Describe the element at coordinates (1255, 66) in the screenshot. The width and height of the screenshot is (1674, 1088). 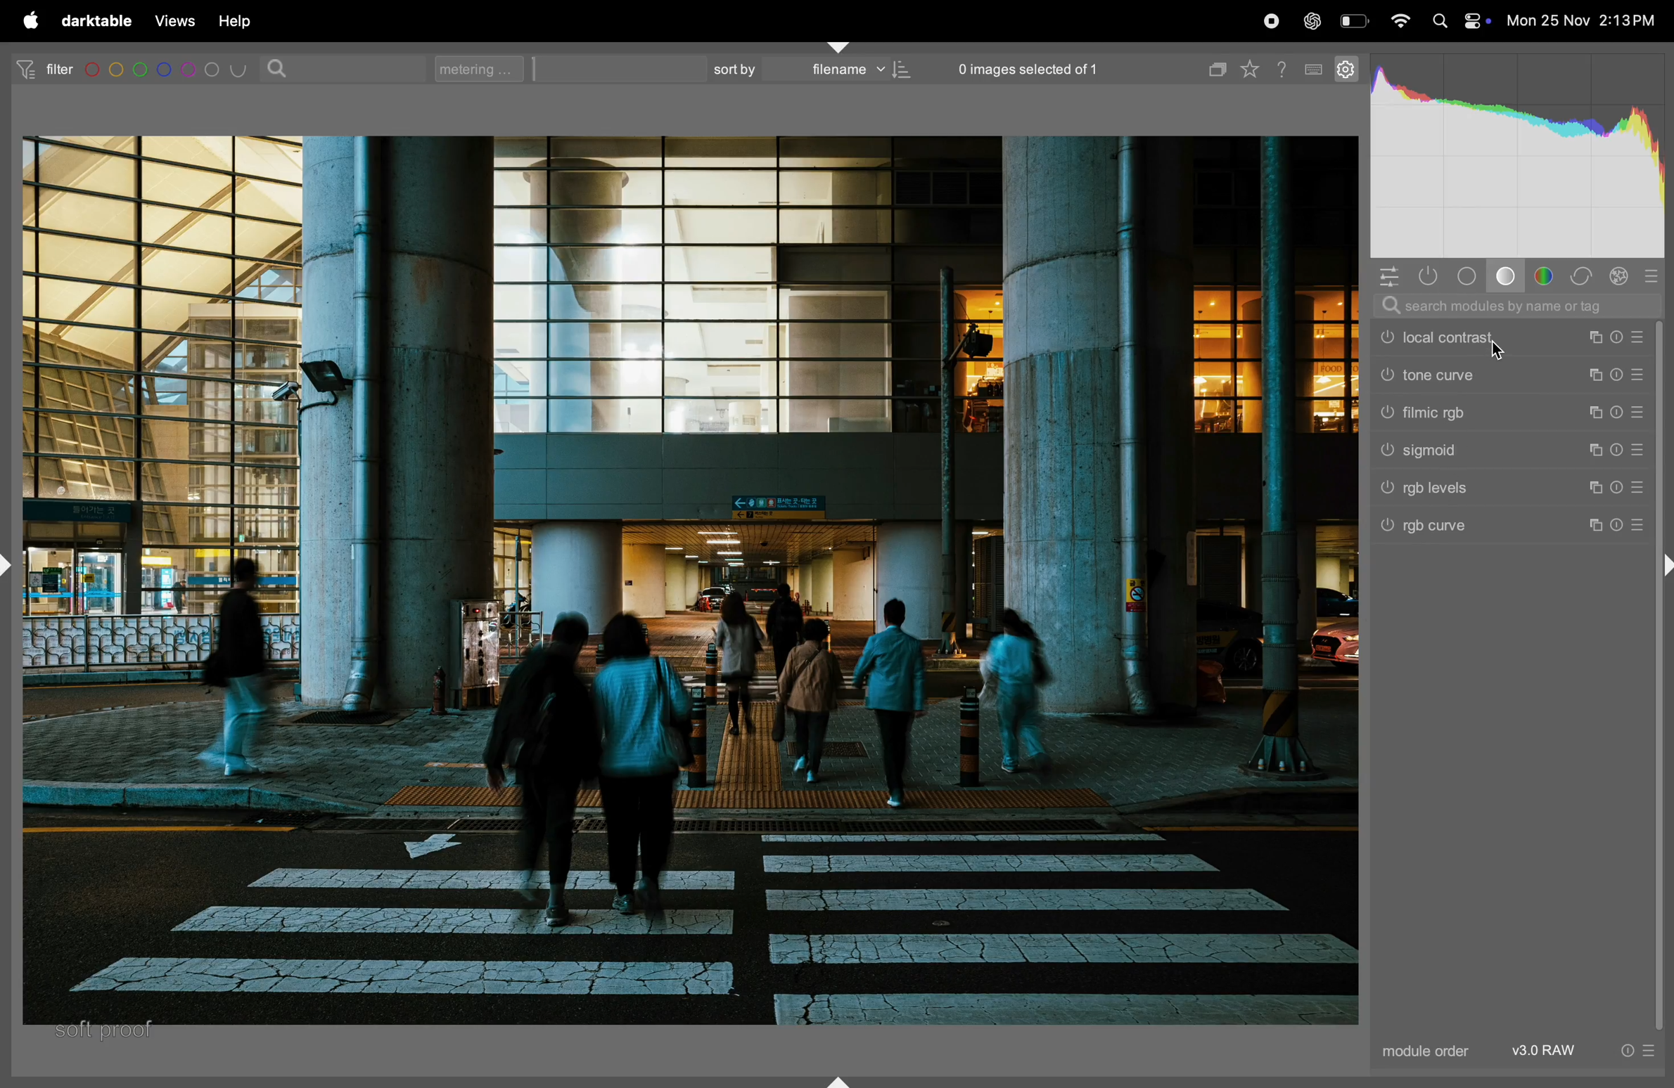
I see `favourites` at that location.